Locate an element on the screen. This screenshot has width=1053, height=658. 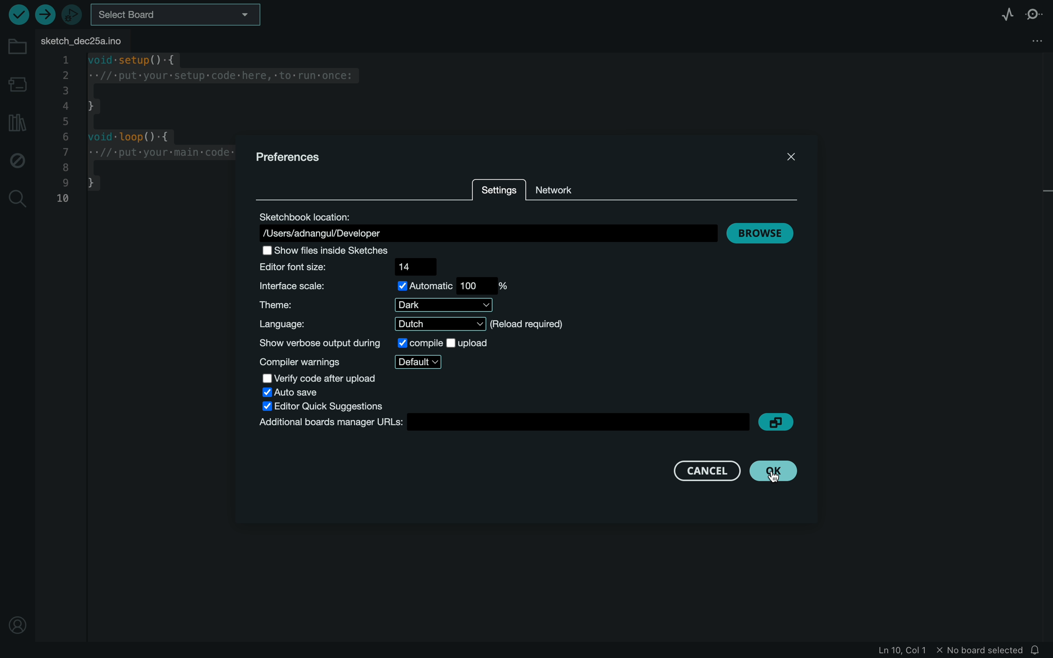
upload is located at coordinates (44, 16).